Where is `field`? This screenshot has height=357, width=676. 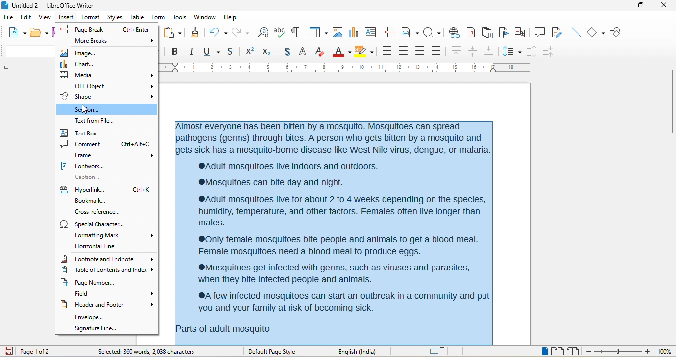 field is located at coordinates (410, 32).